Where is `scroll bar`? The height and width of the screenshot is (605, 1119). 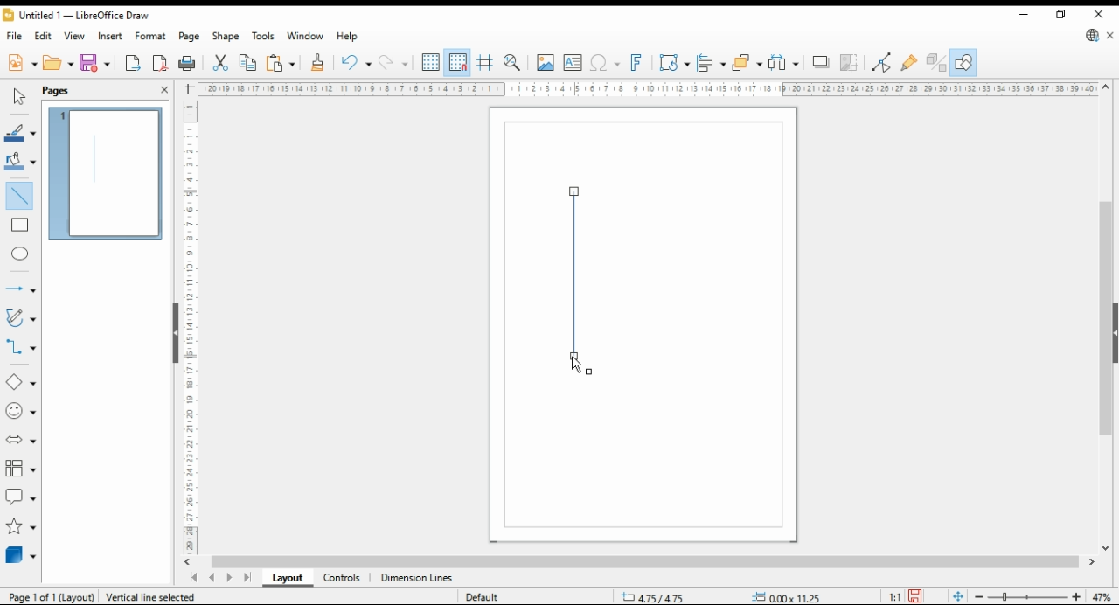 scroll bar is located at coordinates (169, 331).